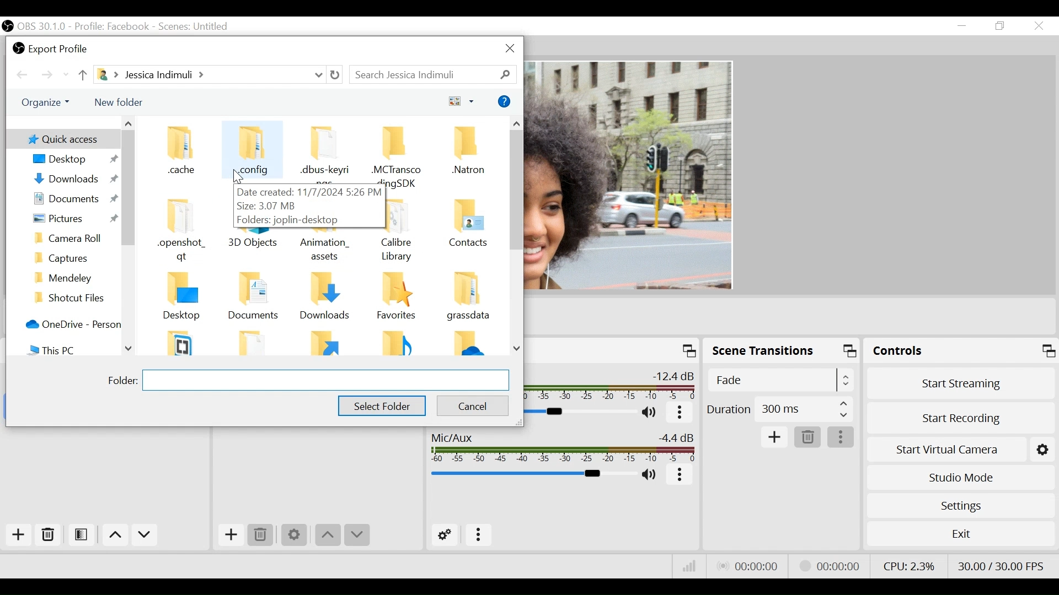 This screenshot has width=1059, height=595. I want to click on CPU Usage, so click(909, 564).